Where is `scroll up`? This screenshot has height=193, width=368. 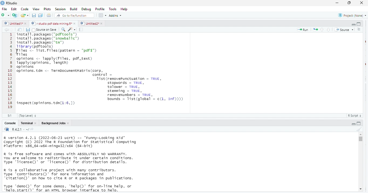 scroll up is located at coordinates (360, 134).